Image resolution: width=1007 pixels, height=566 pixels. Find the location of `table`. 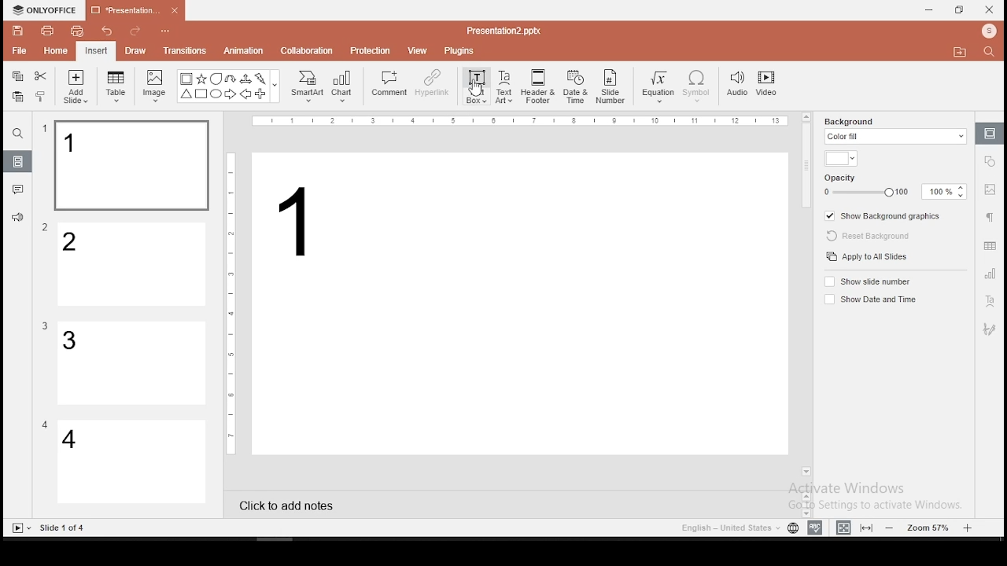

table is located at coordinates (118, 87).